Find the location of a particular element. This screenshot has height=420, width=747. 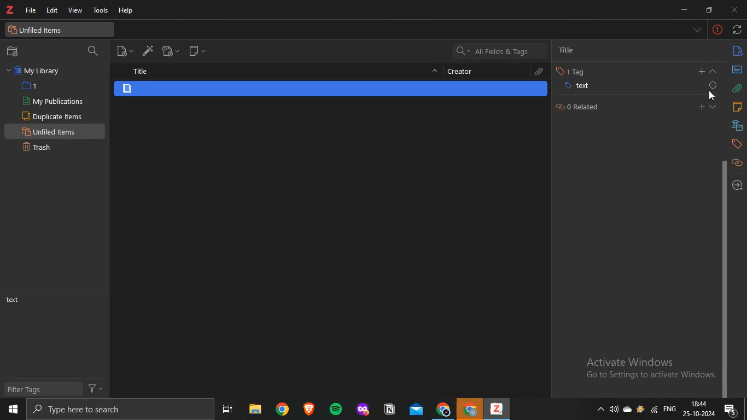

related is located at coordinates (738, 162).